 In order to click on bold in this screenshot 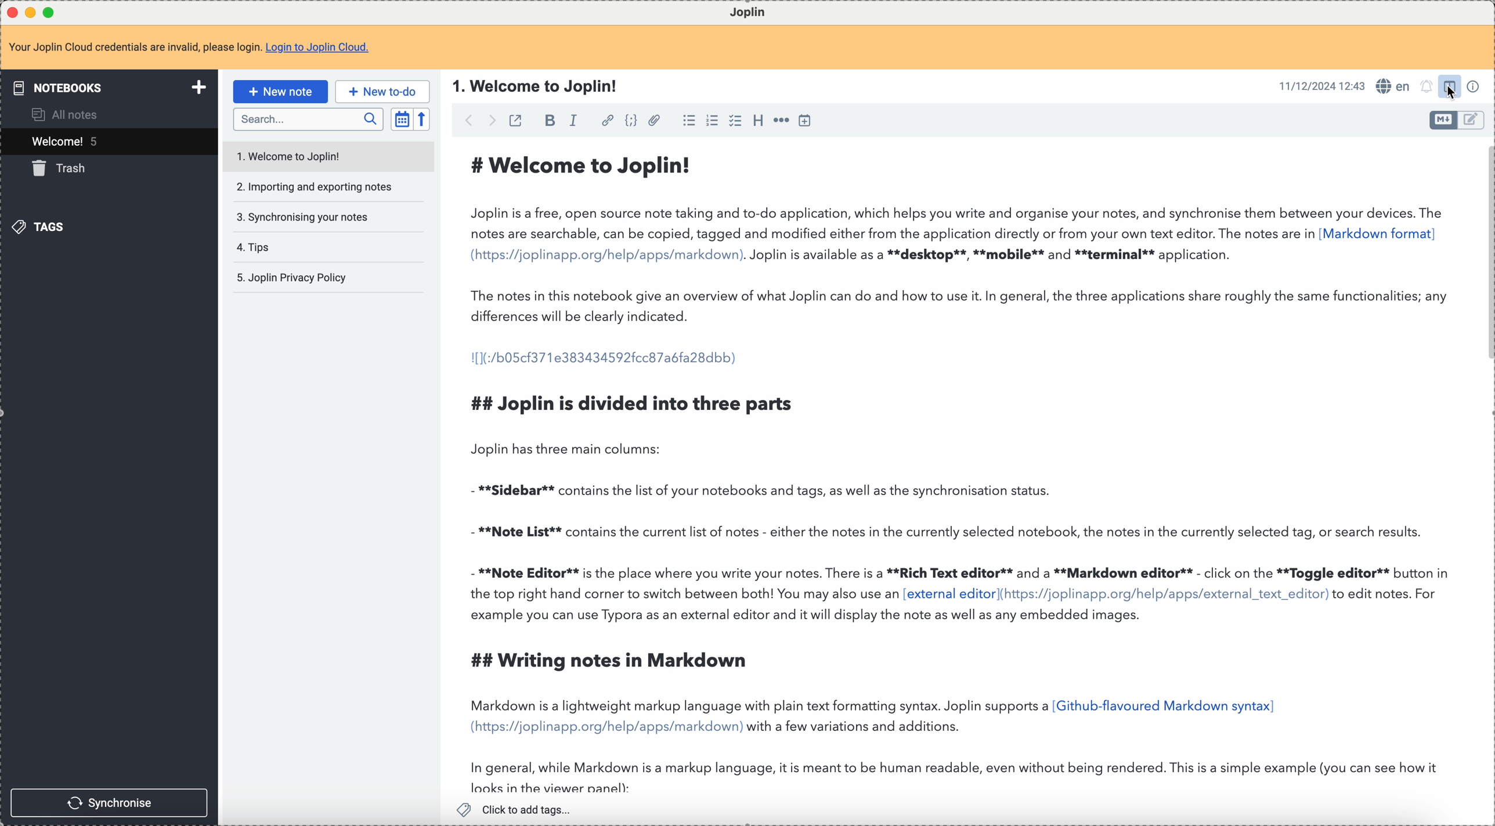, I will do `click(548, 119)`.